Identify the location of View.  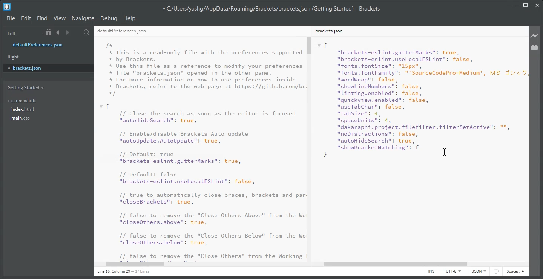
(60, 18).